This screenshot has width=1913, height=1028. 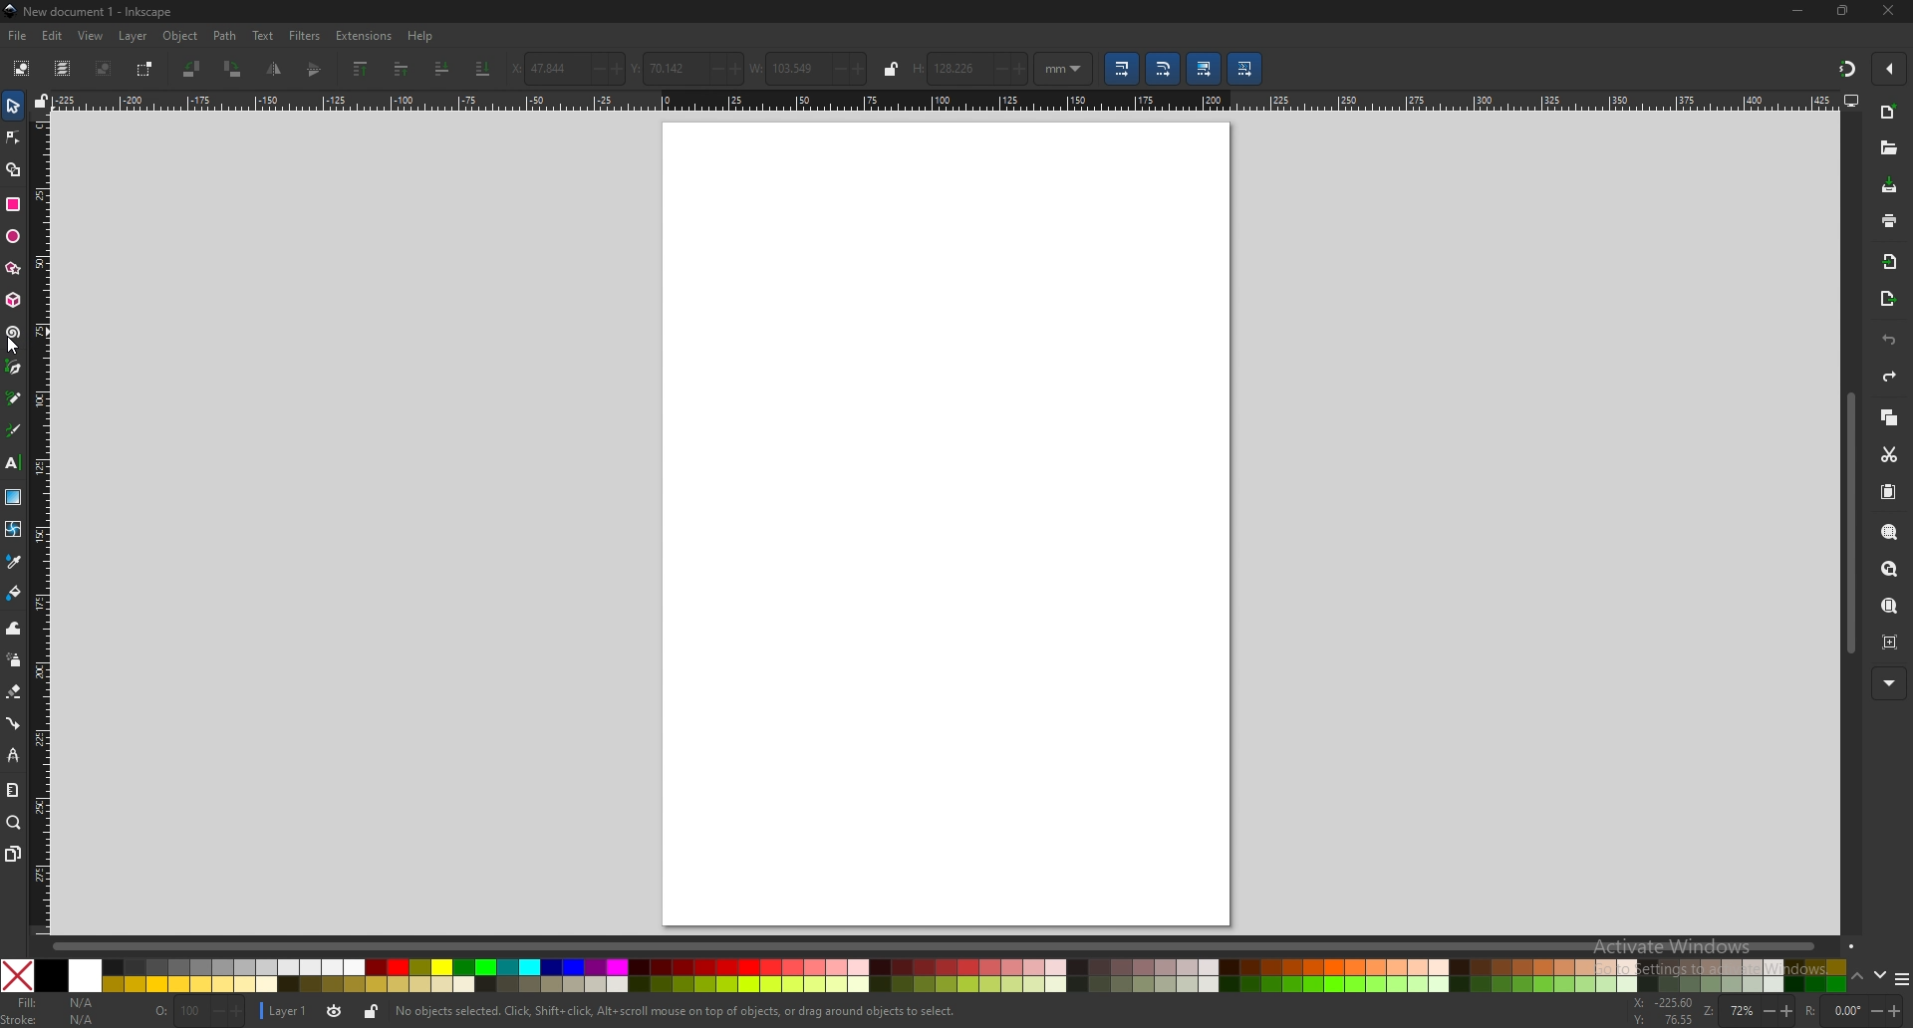 I want to click on scale radii, so click(x=1163, y=70).